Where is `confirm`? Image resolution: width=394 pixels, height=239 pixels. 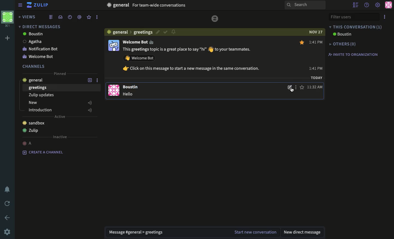
confirm is located at coordinates (165, 33).